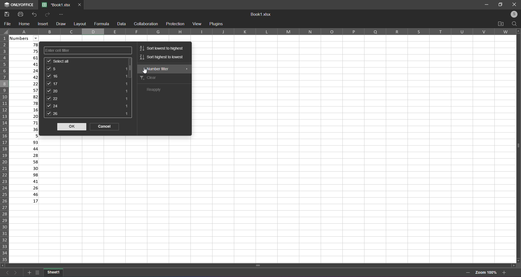  What do you see at coordinates (6, 272) in the screenshot?
I see `previous` at bounding box center [6, 272].